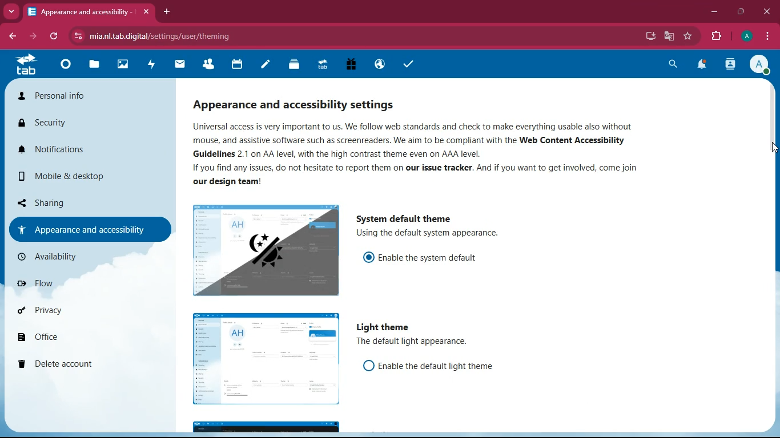 The height and width of the screenshot is (438, 780). I want to click on notes, so click(262, 65).